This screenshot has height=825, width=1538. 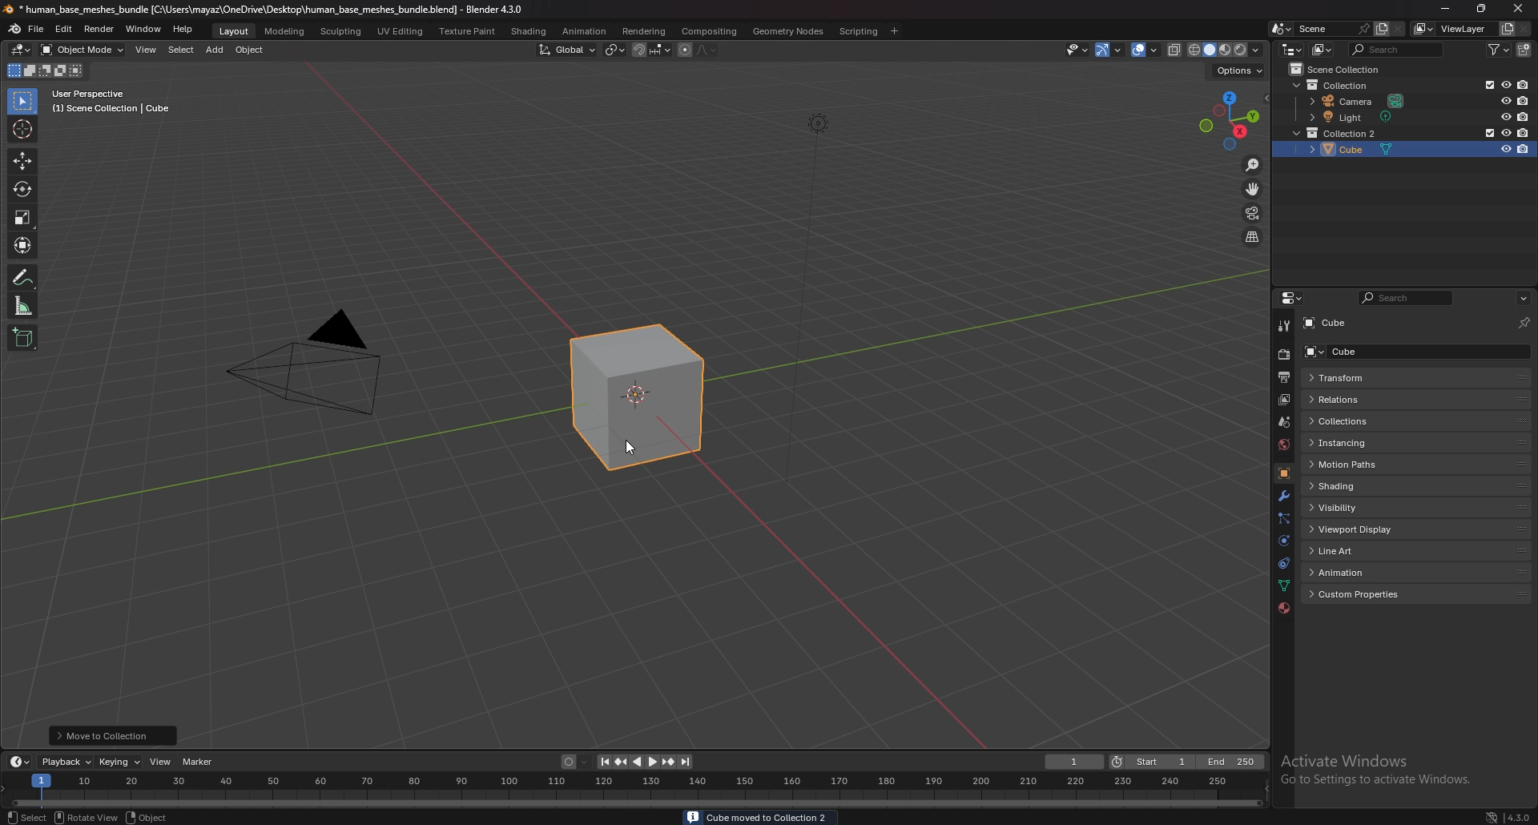 What do you see at coordinates (687, 763) in the screenshot?
I see `jump to endpoint` at bounding box center [687, 763].